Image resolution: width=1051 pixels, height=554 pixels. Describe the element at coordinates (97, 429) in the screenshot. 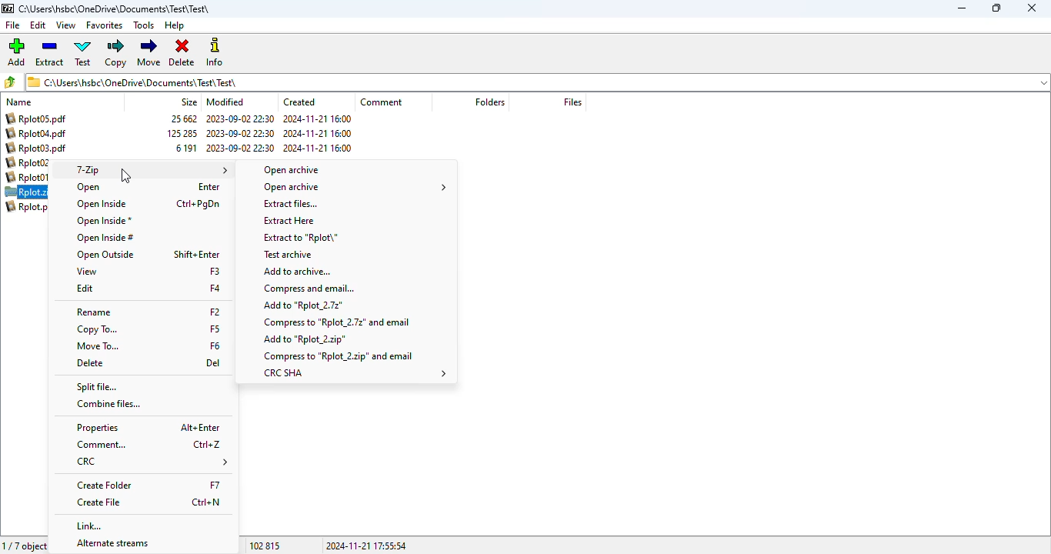

I see `properties` at that location.